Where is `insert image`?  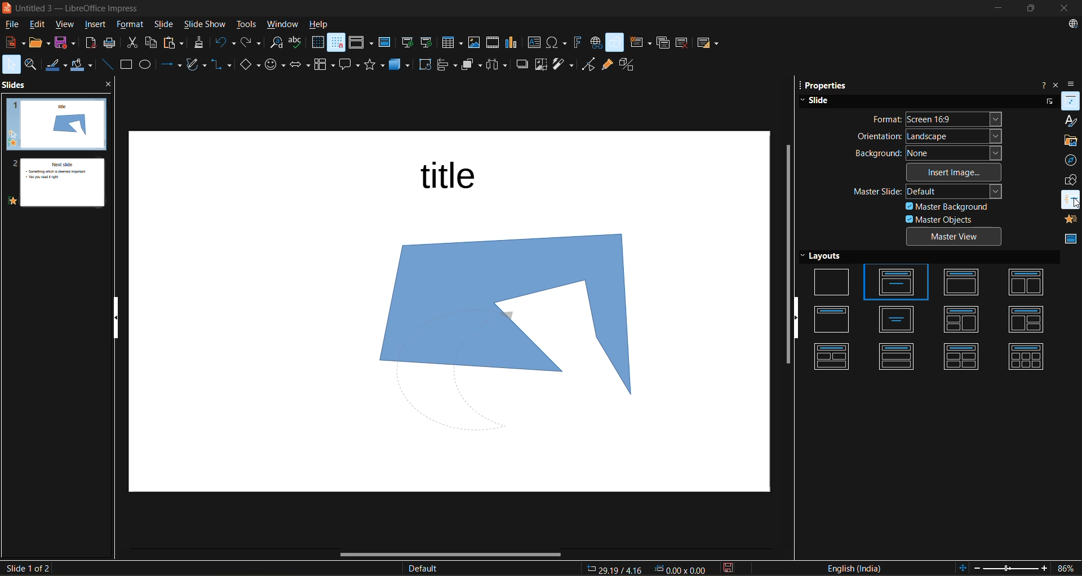
insert image is located at coordinates (956, 173).